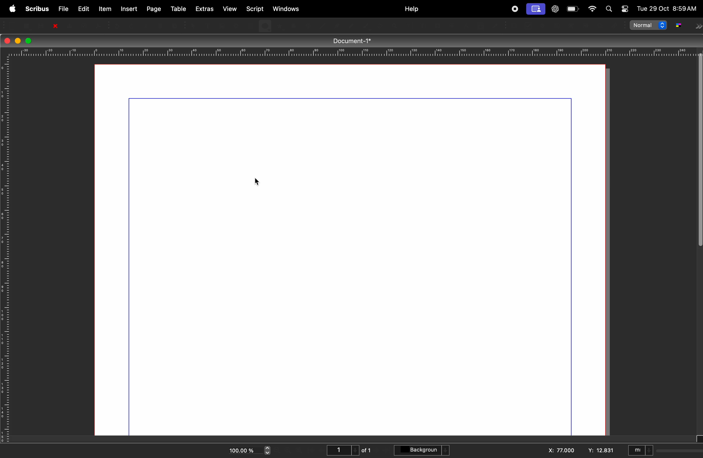 The height and width of the screenshot is (458, 703). I want to click on horrizontal scale, so click(349, 52).